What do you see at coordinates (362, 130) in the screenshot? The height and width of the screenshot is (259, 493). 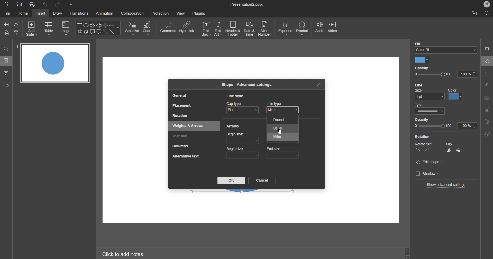 I see `workspace` at bounding box center [362, 130].